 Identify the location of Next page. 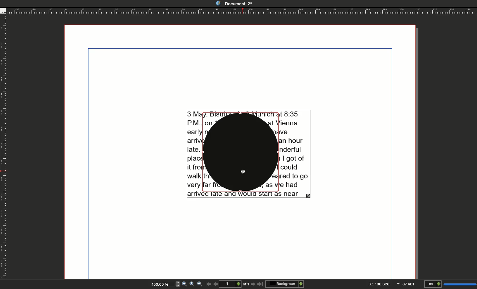
(253, 284).